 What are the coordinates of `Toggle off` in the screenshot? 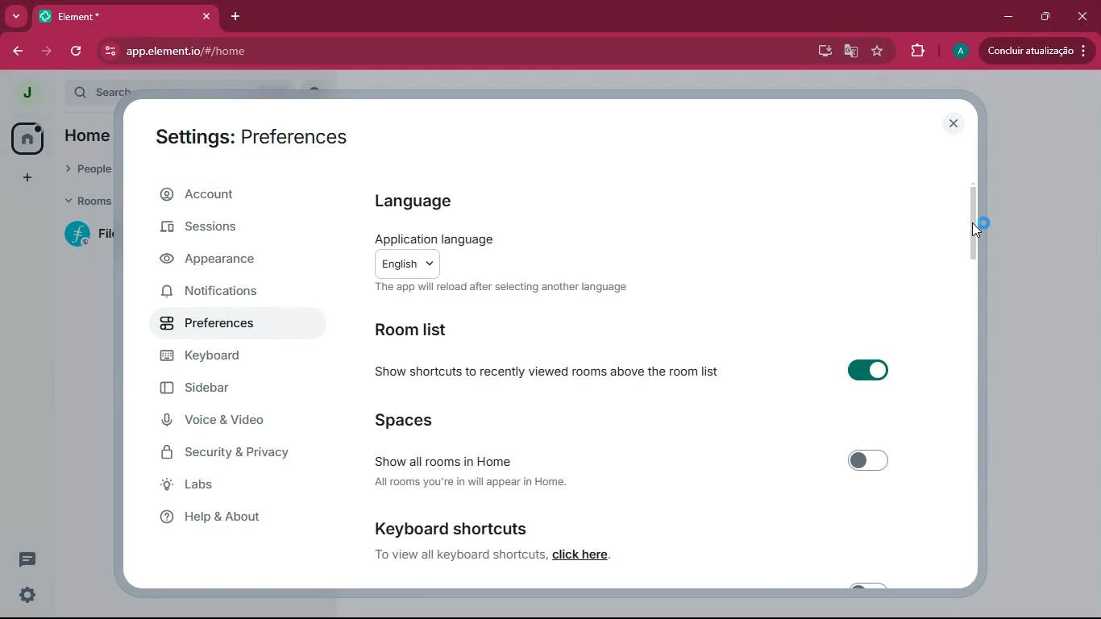 It's located at (867, 459).